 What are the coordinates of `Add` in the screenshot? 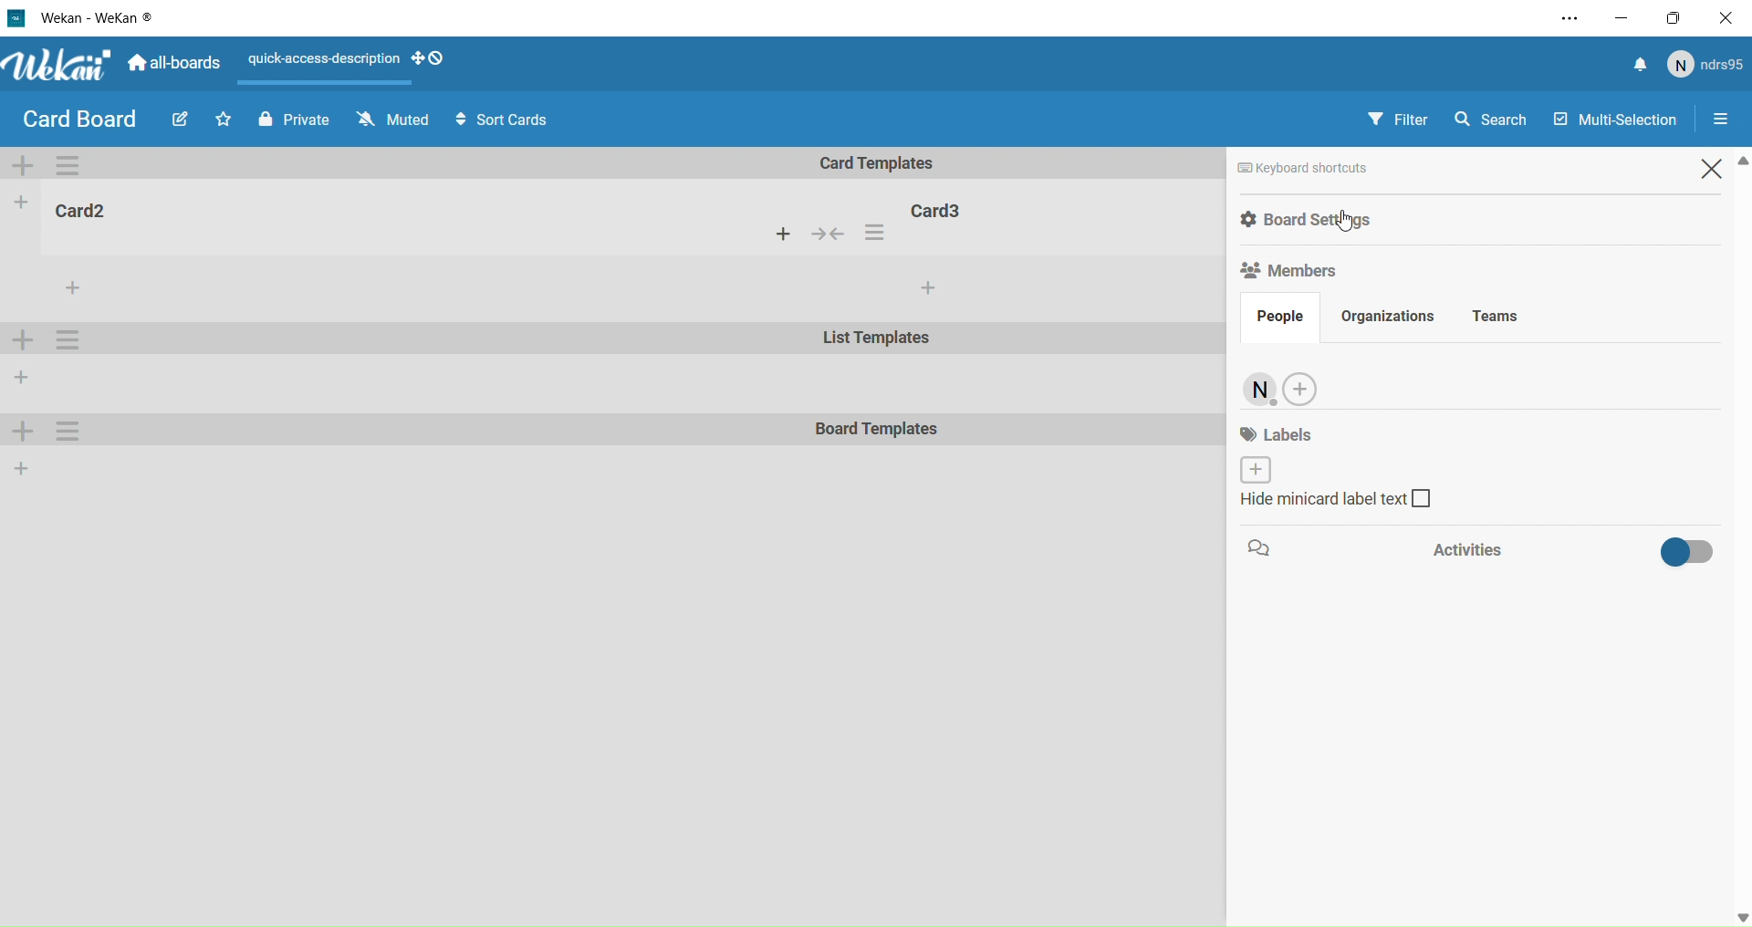 It's located at (26, 433).